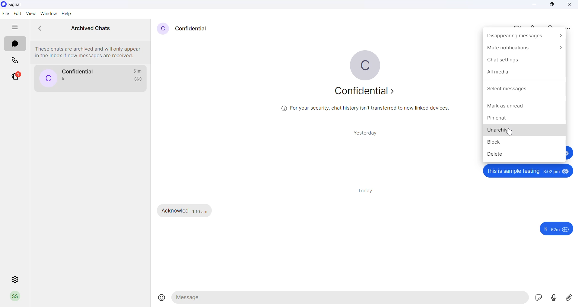  Describe the element at coordinates (159, 298) in the screenshot. I see `emojis` at that location.